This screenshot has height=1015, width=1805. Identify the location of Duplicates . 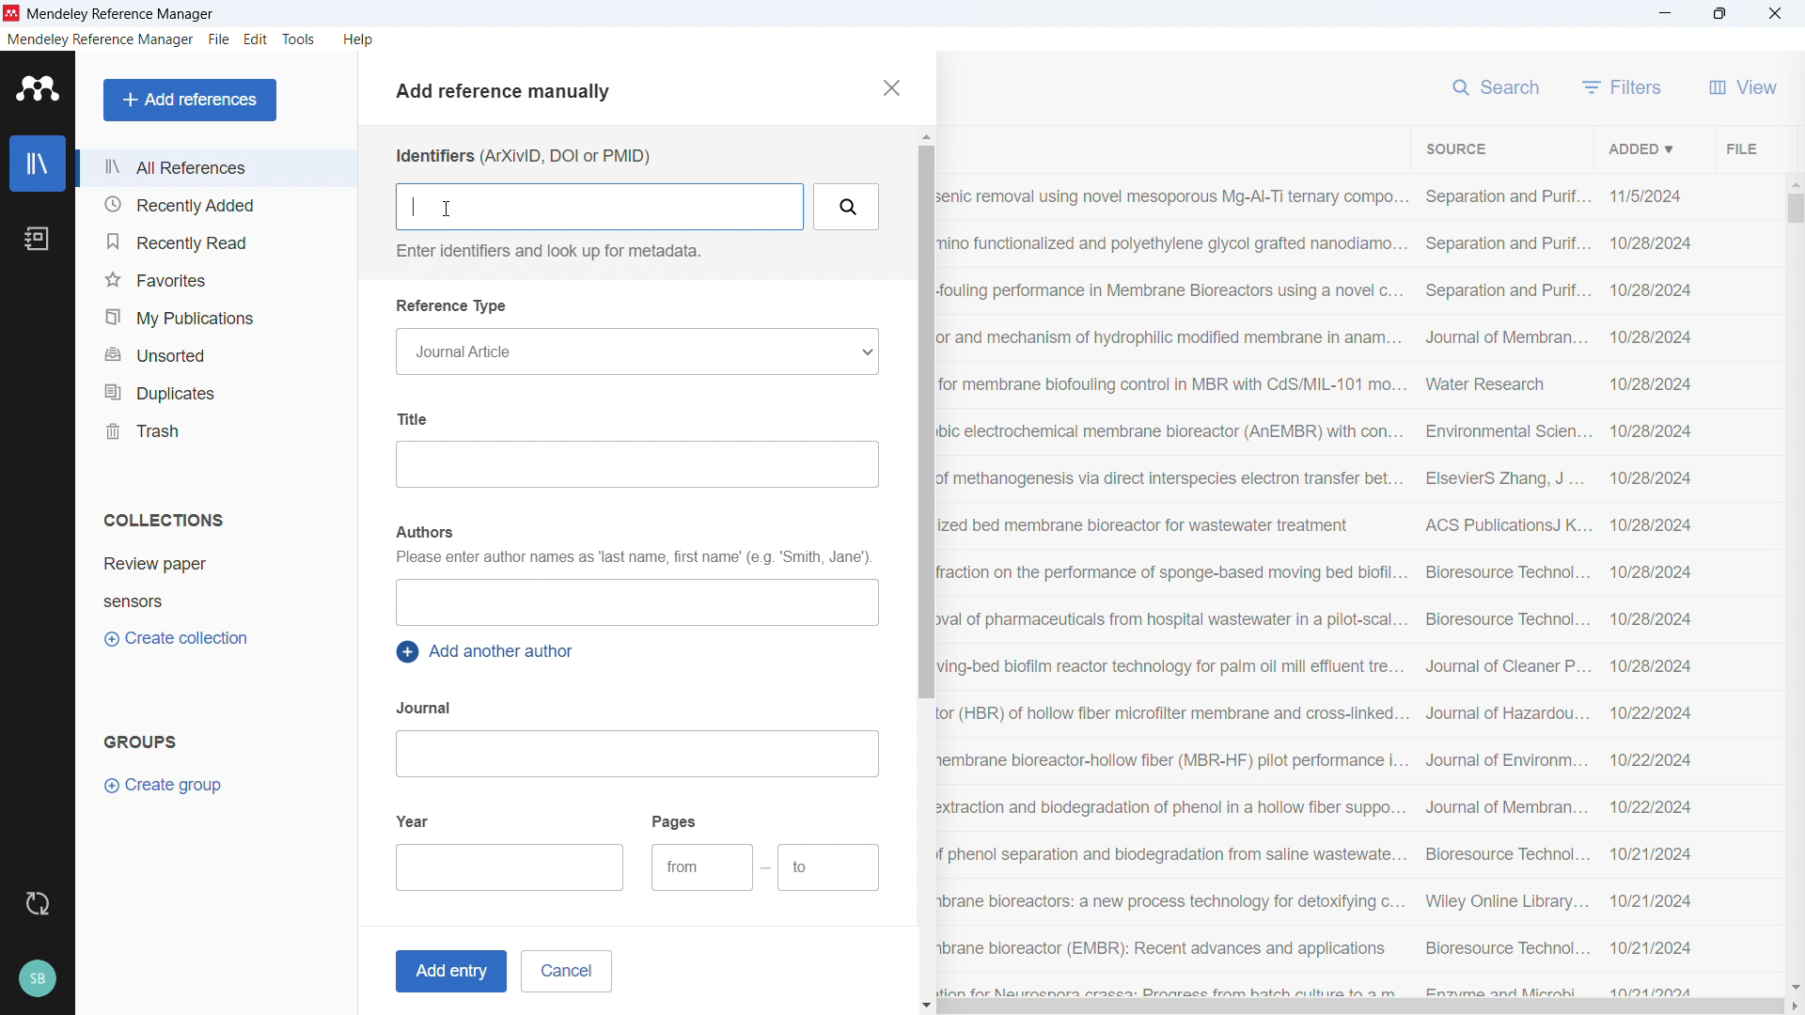
(215, 391).